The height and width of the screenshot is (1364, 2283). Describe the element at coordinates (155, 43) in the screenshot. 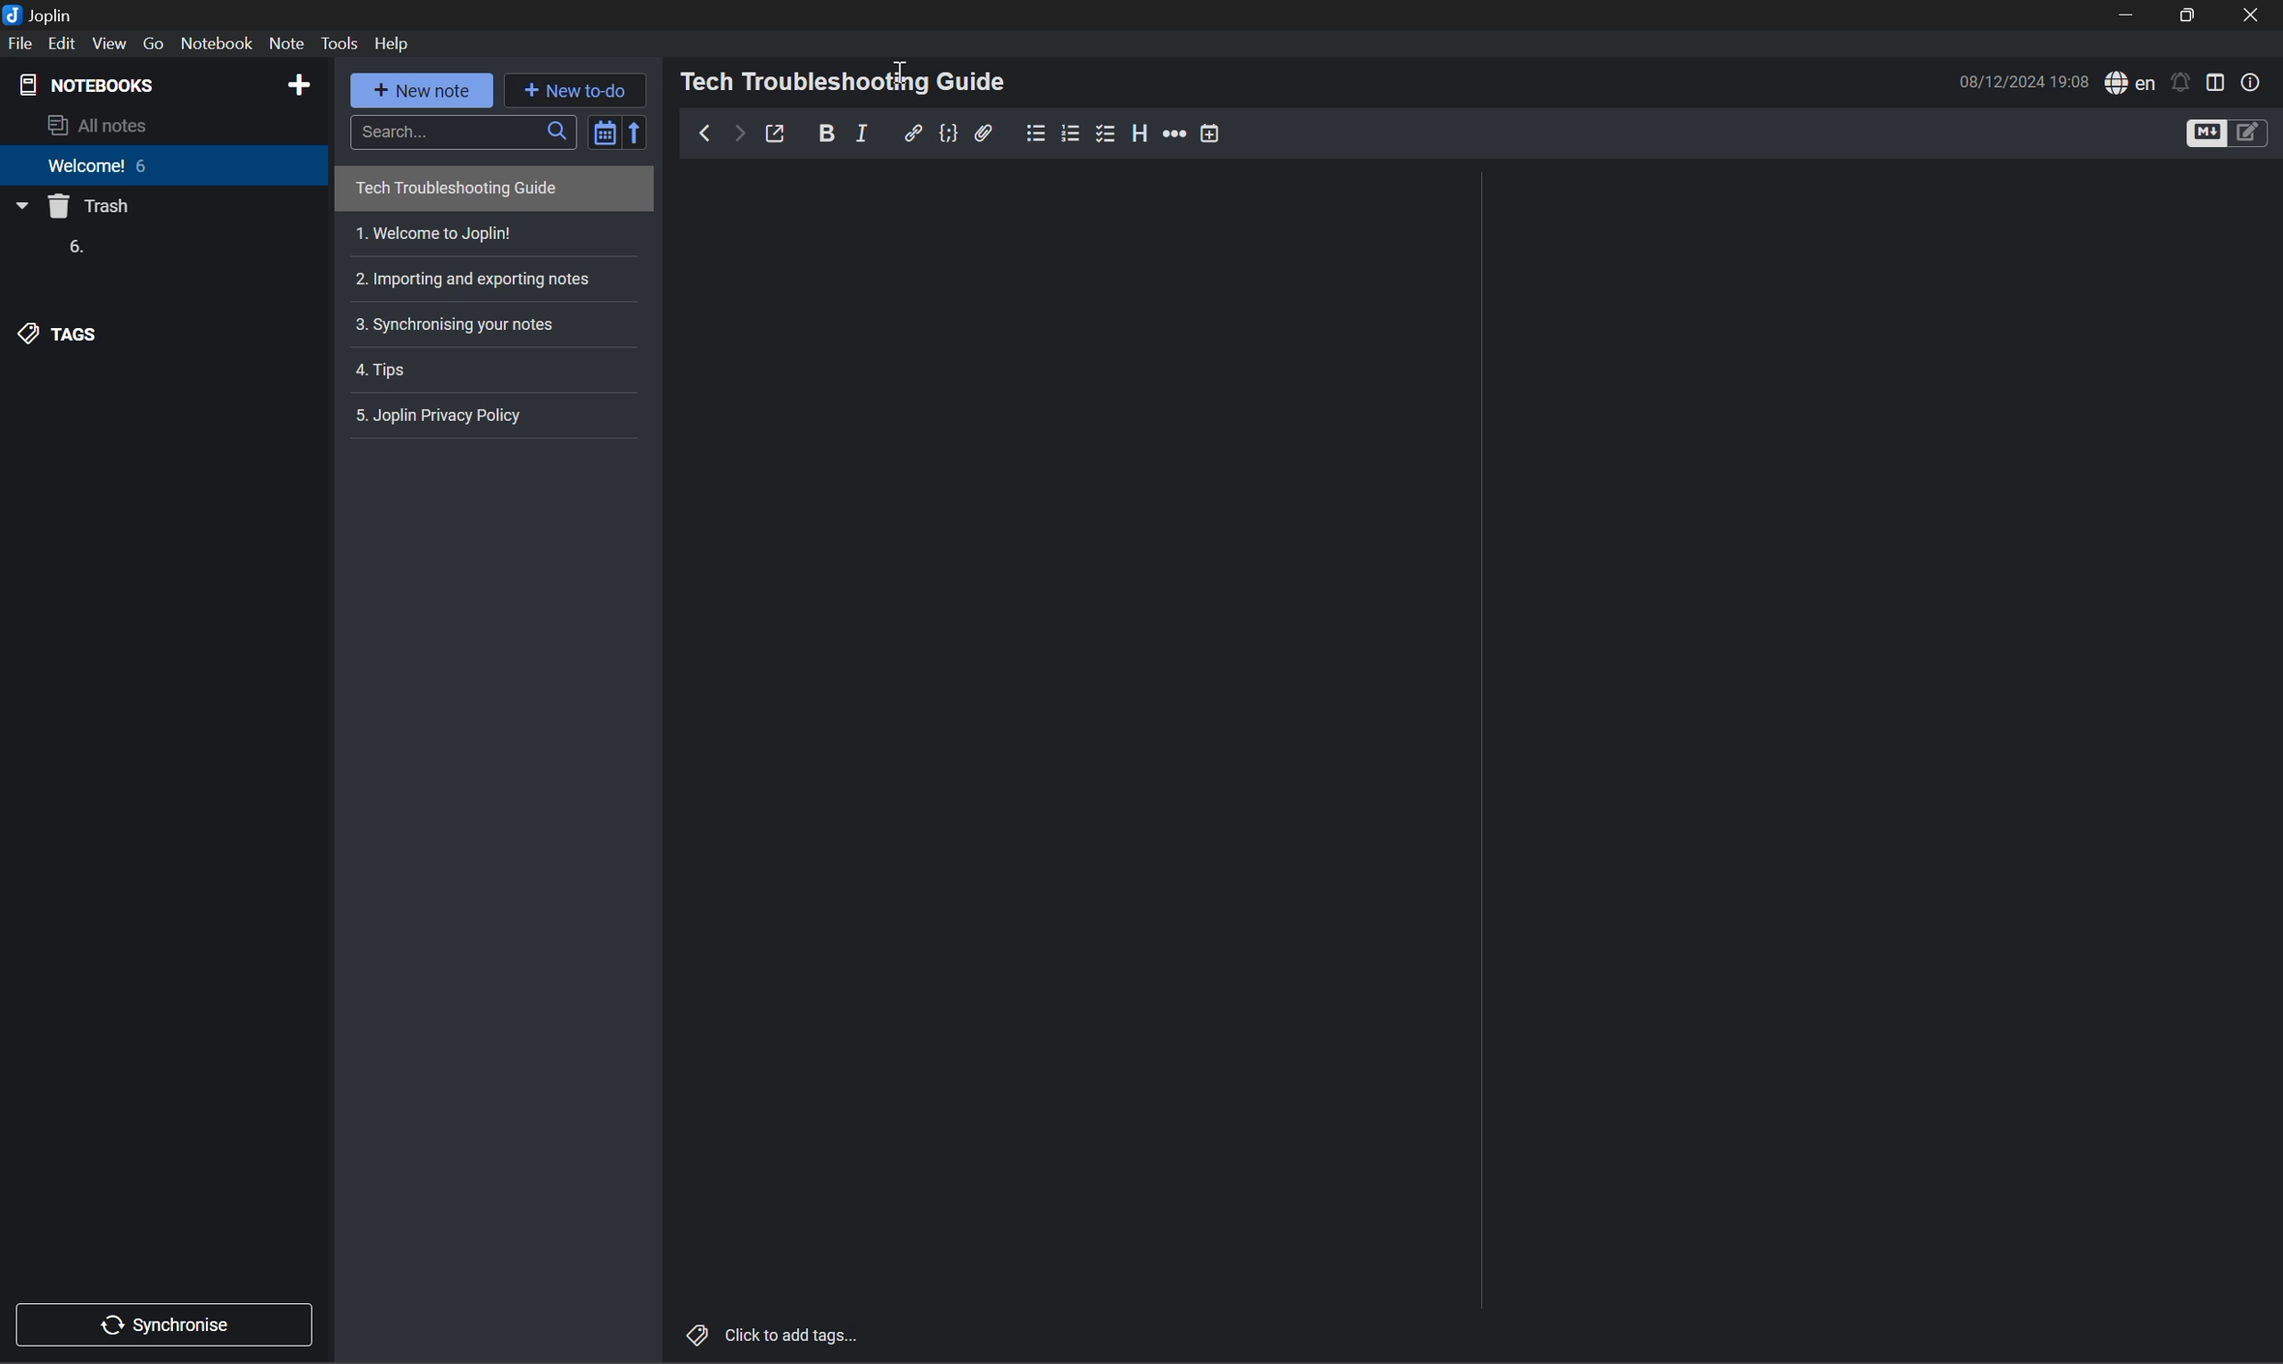

I see `Go` at that location.